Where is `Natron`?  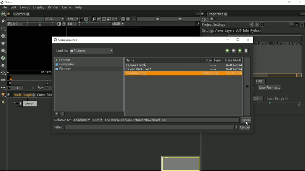 Natron is located at coordinates (8, 2).